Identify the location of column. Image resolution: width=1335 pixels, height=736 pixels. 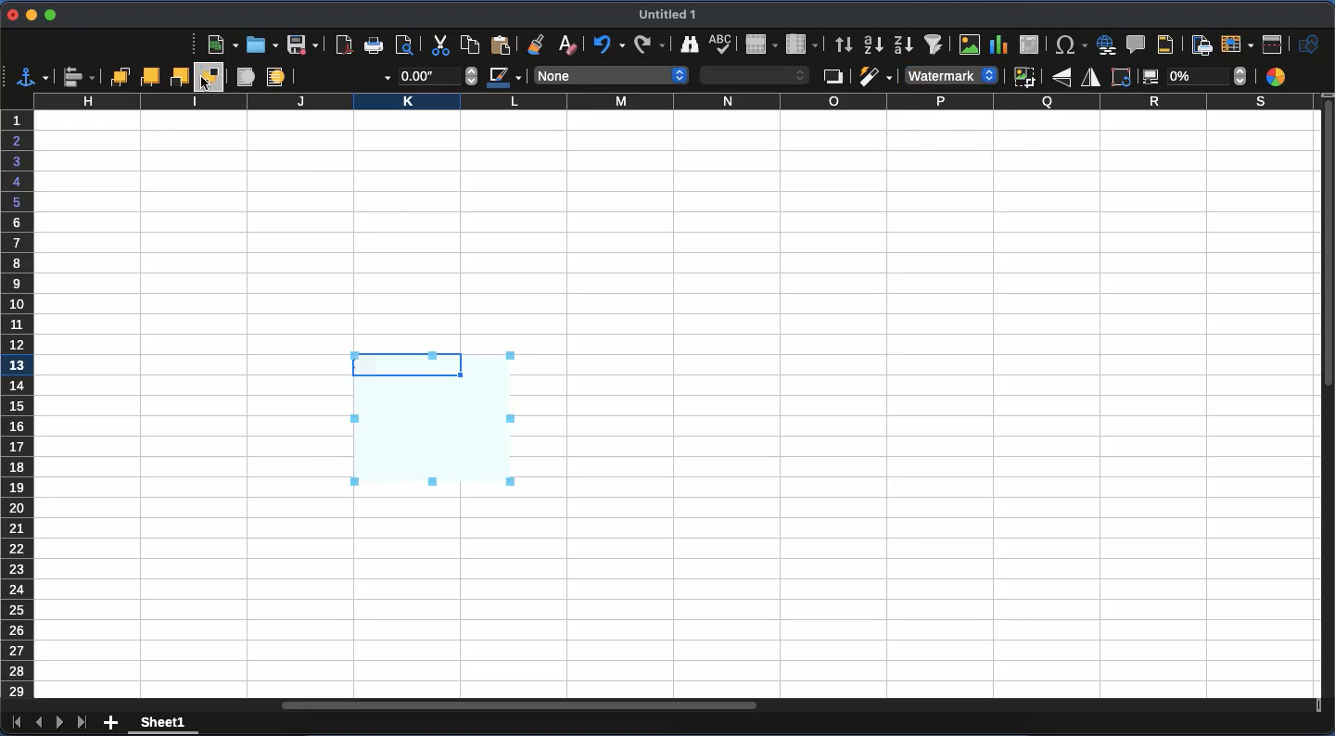
(803, 44).